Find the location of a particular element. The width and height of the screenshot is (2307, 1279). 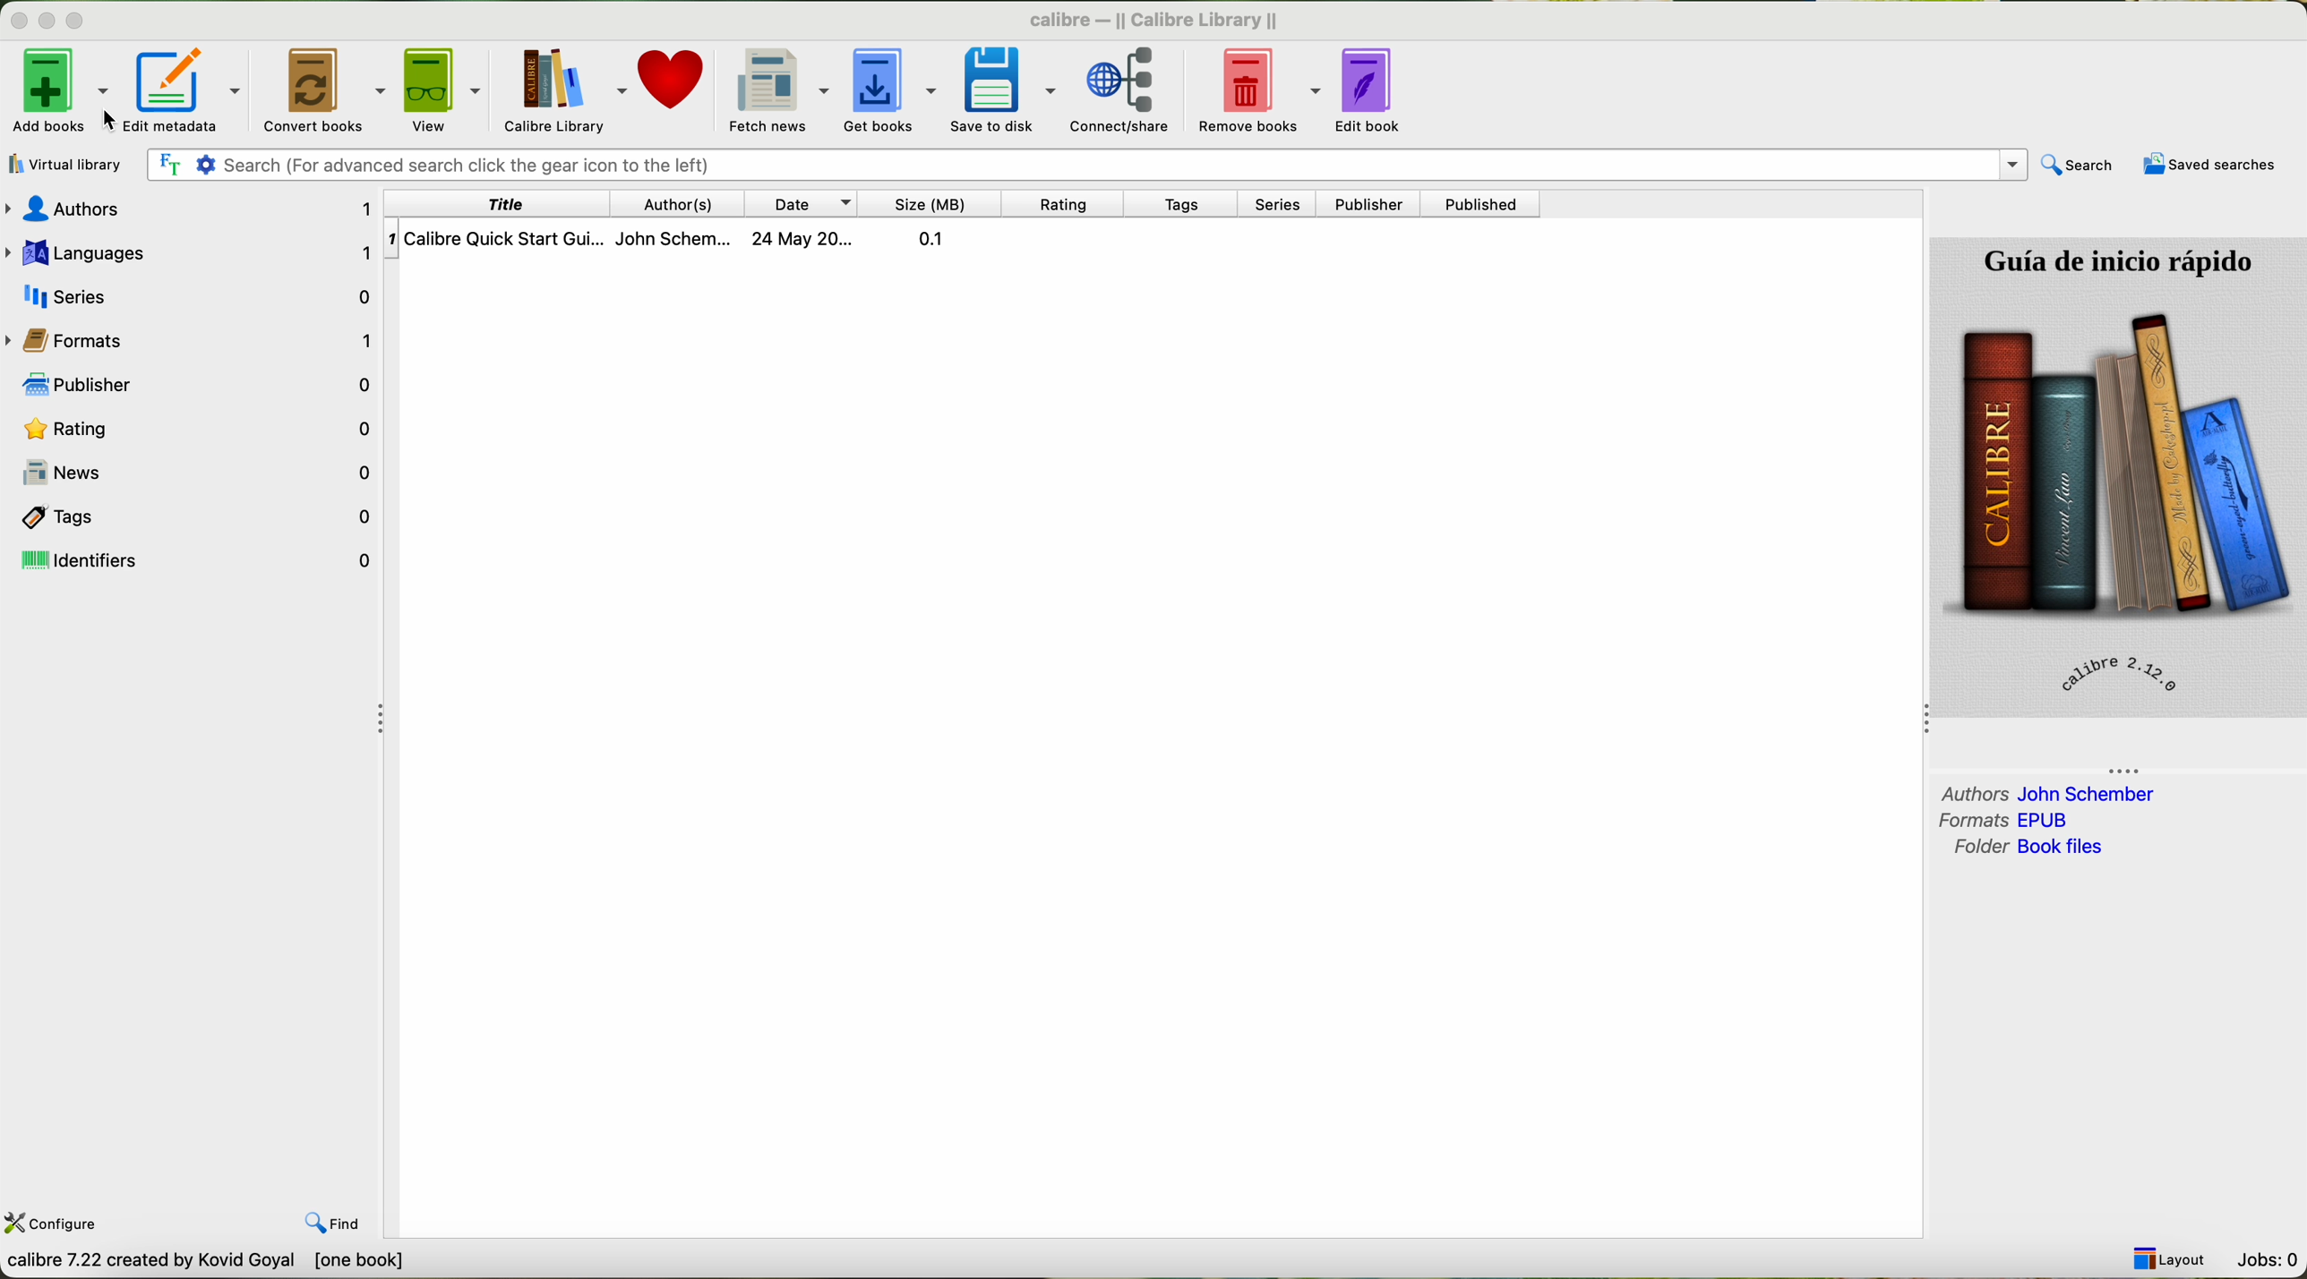

formats is located at coordinates (2009, 820).